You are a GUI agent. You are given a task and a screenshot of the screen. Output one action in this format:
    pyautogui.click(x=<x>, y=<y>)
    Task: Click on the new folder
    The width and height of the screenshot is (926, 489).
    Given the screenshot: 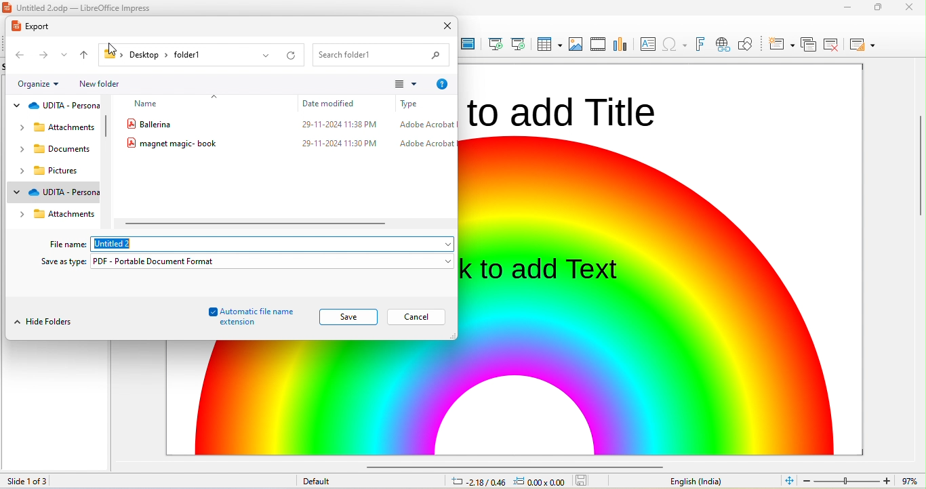 What is the action you would take?
    pyautogui.click(x=104, y=81)
    